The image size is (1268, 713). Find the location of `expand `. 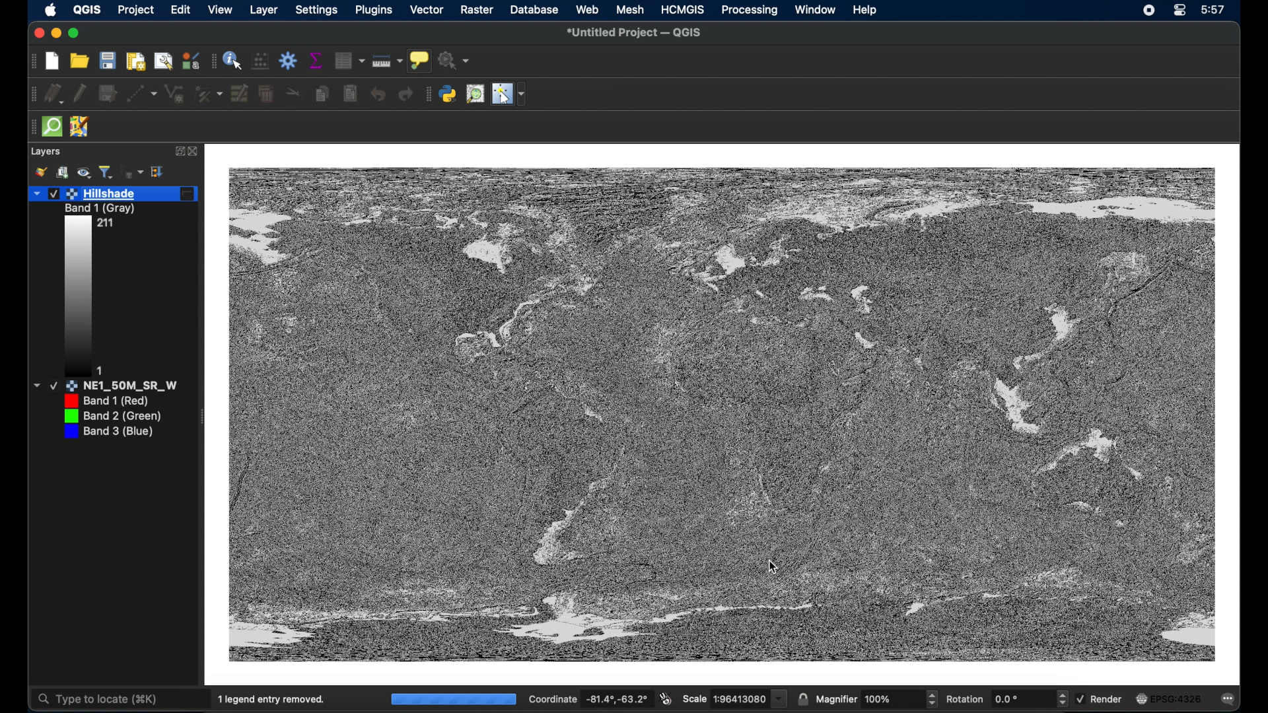

expand  is located at coordinates (178, 151).